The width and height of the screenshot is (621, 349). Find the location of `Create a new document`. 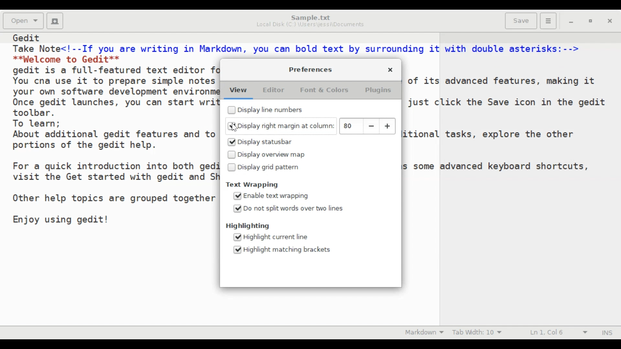

Create a new document is located at coordinates (56, 20).